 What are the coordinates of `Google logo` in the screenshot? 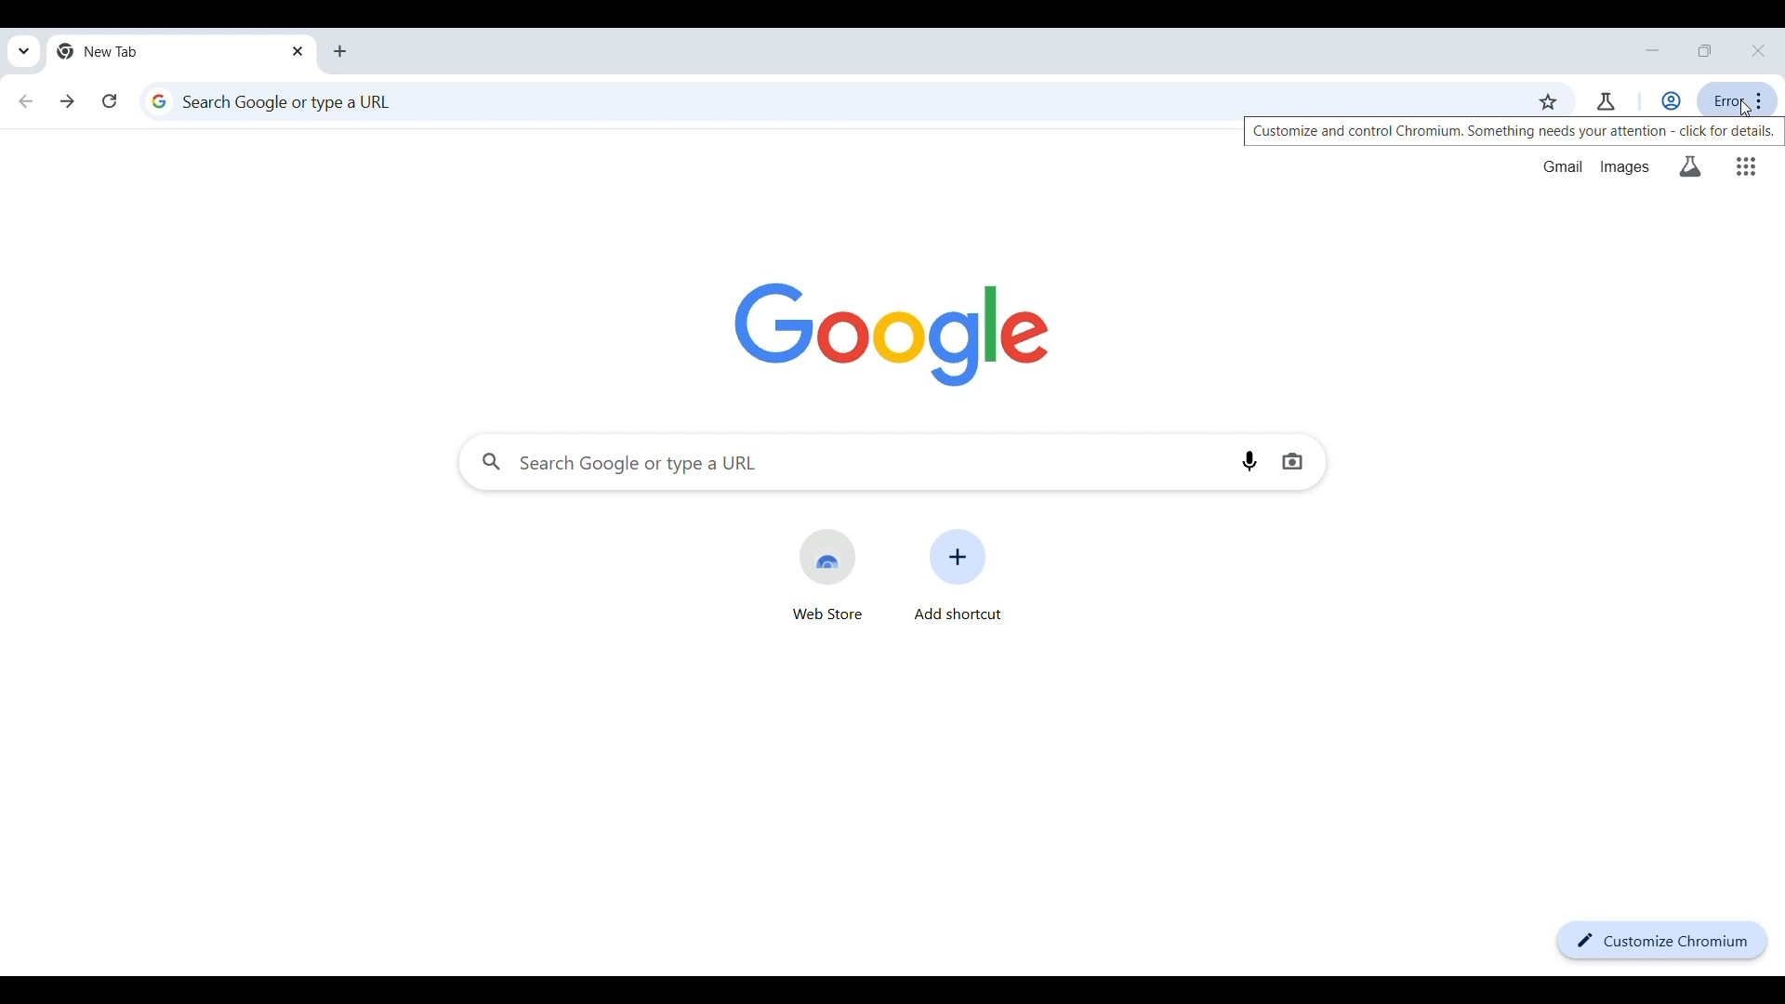 It's located at (892, 335).